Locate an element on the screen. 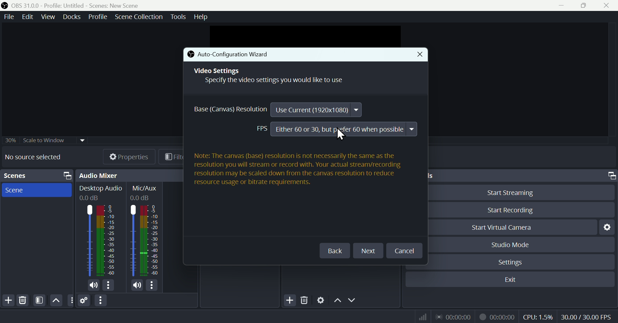 This screenshot has width=618, height=323. Auto-Configuration Wizard is located at coordinates (246, 55).